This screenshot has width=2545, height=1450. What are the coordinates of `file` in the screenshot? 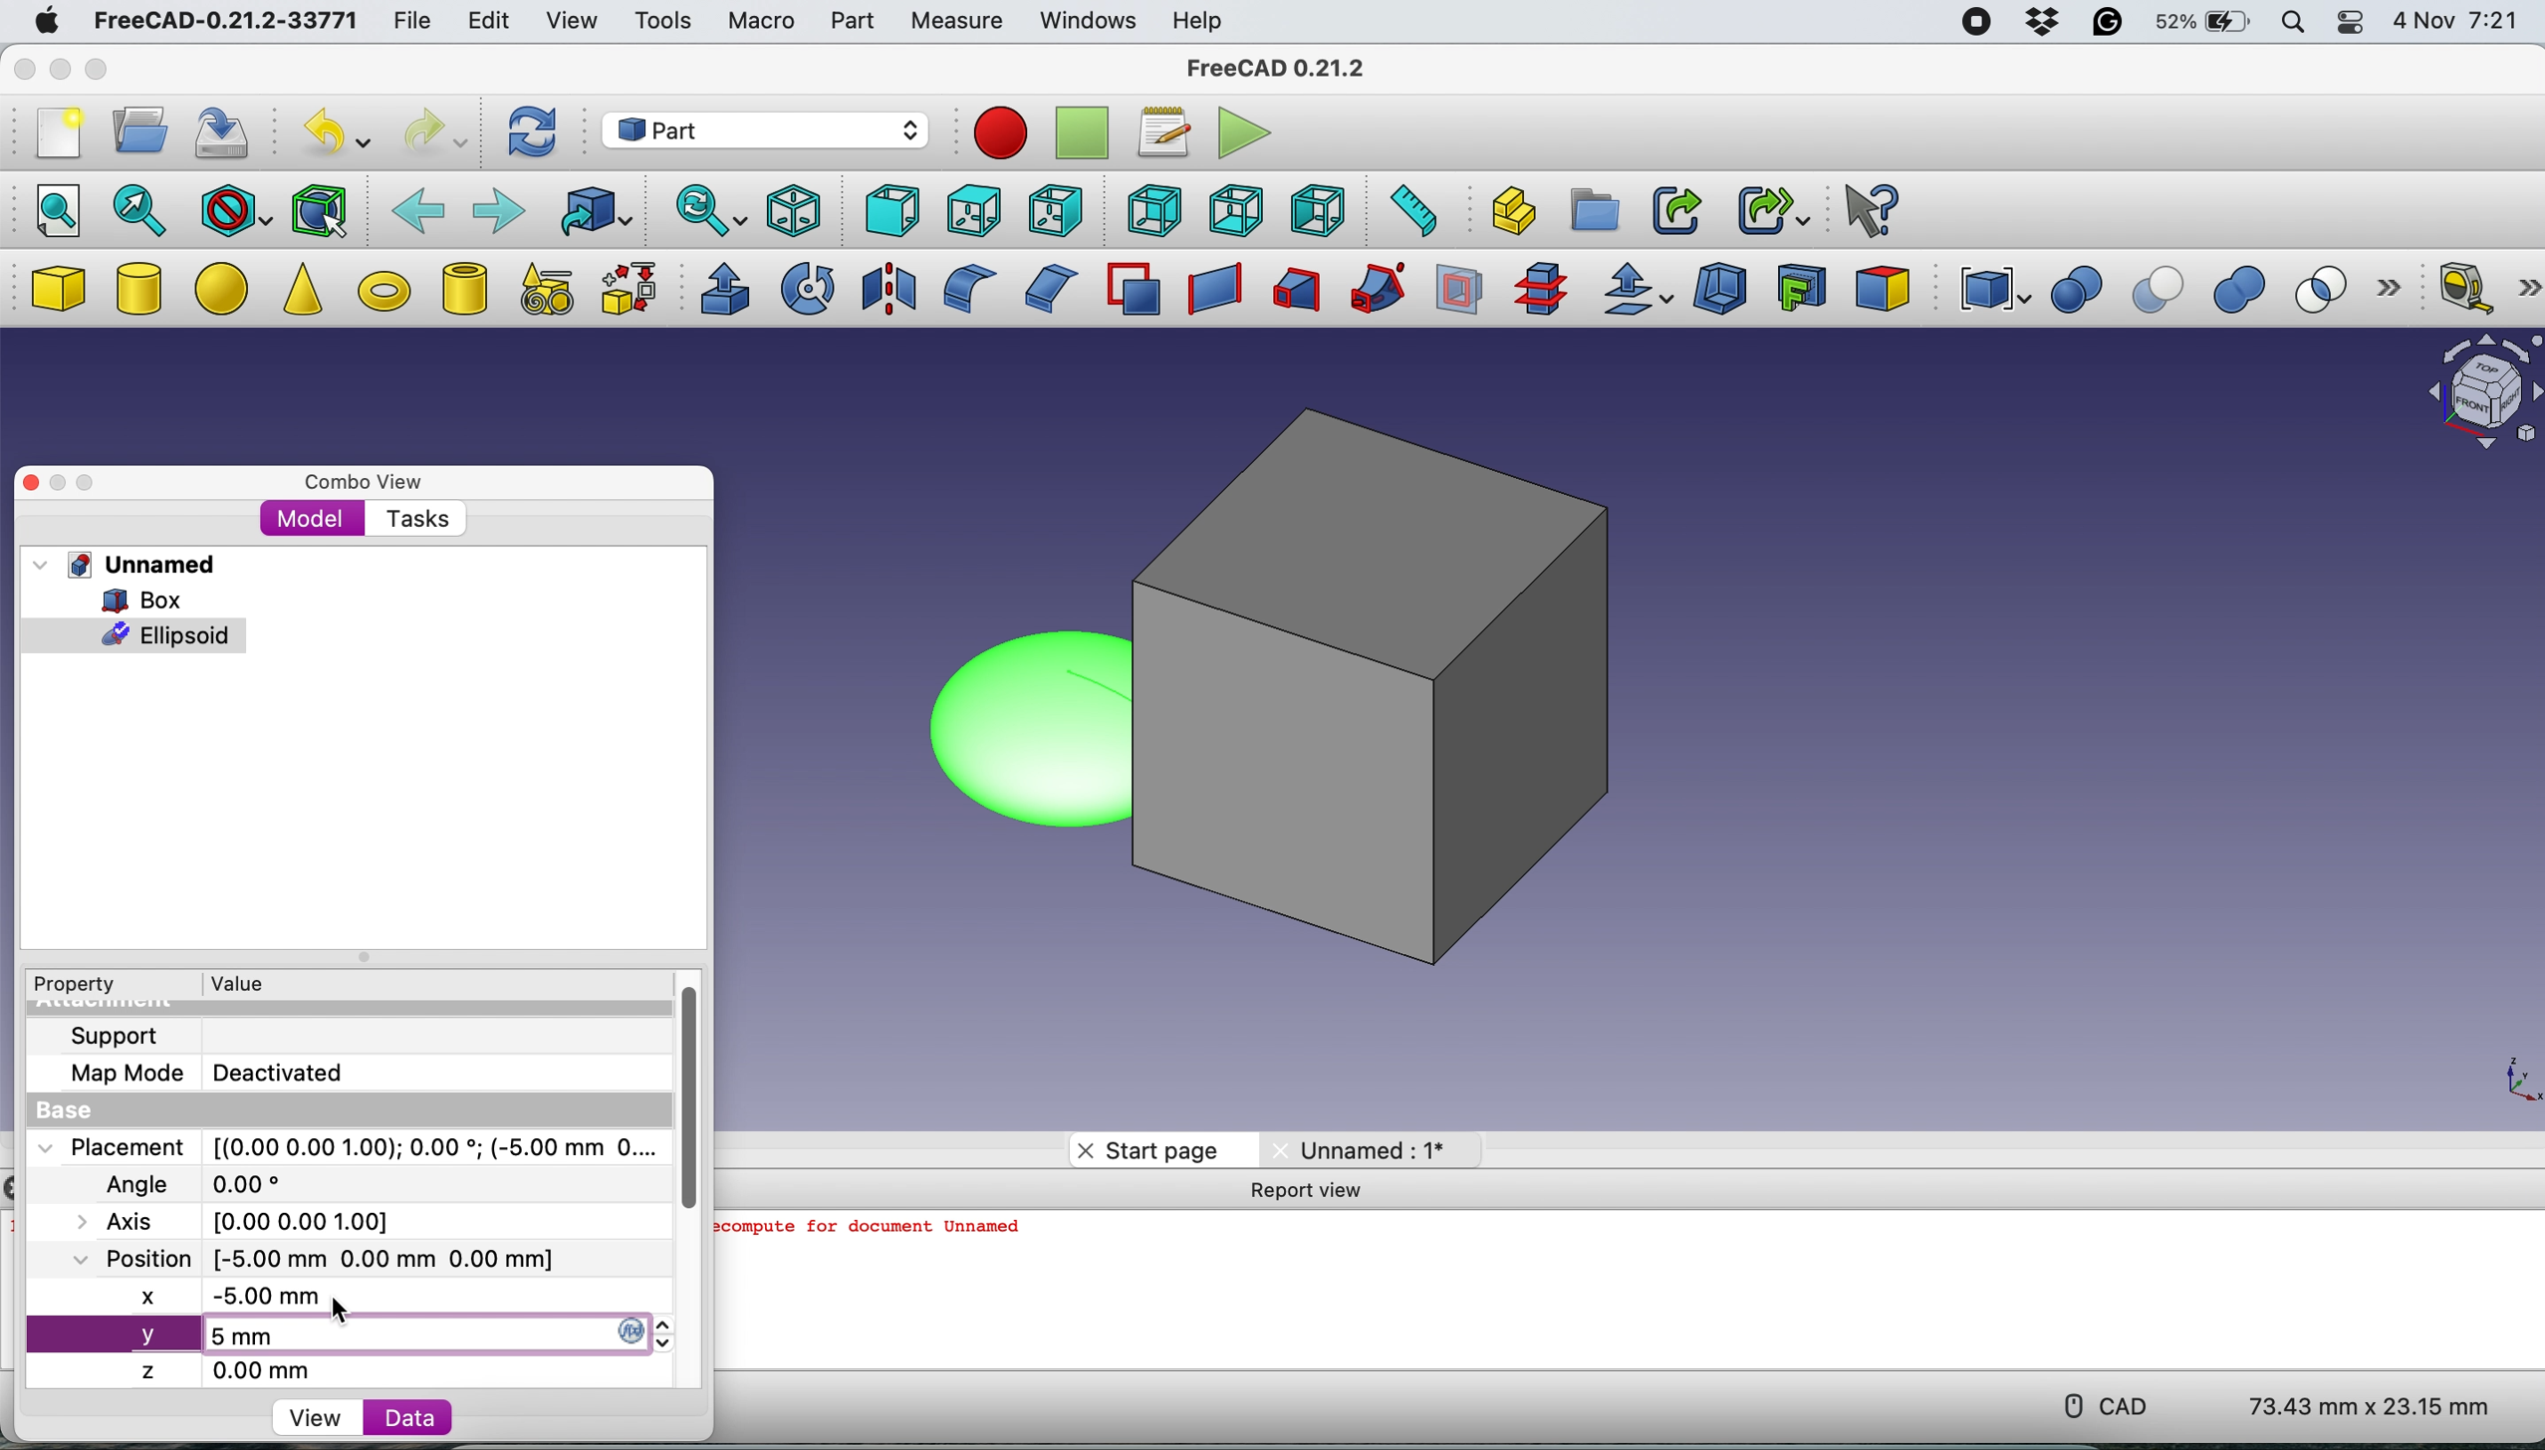 It's located at (413, 22).